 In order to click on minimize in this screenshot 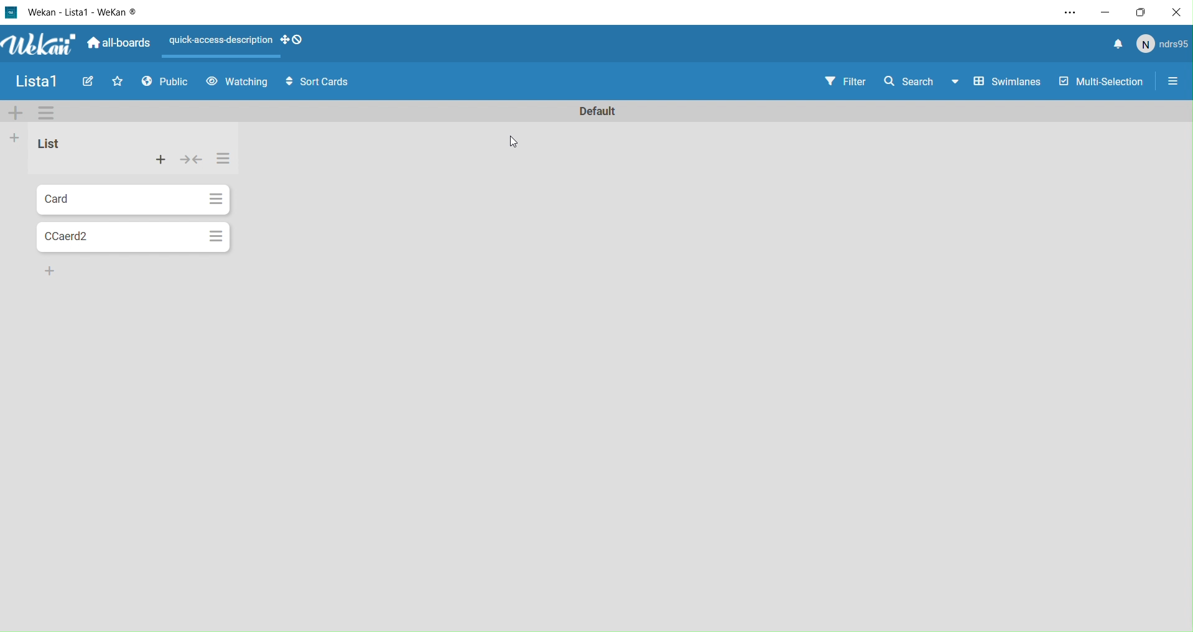, I will do `click(1108, 11)`.